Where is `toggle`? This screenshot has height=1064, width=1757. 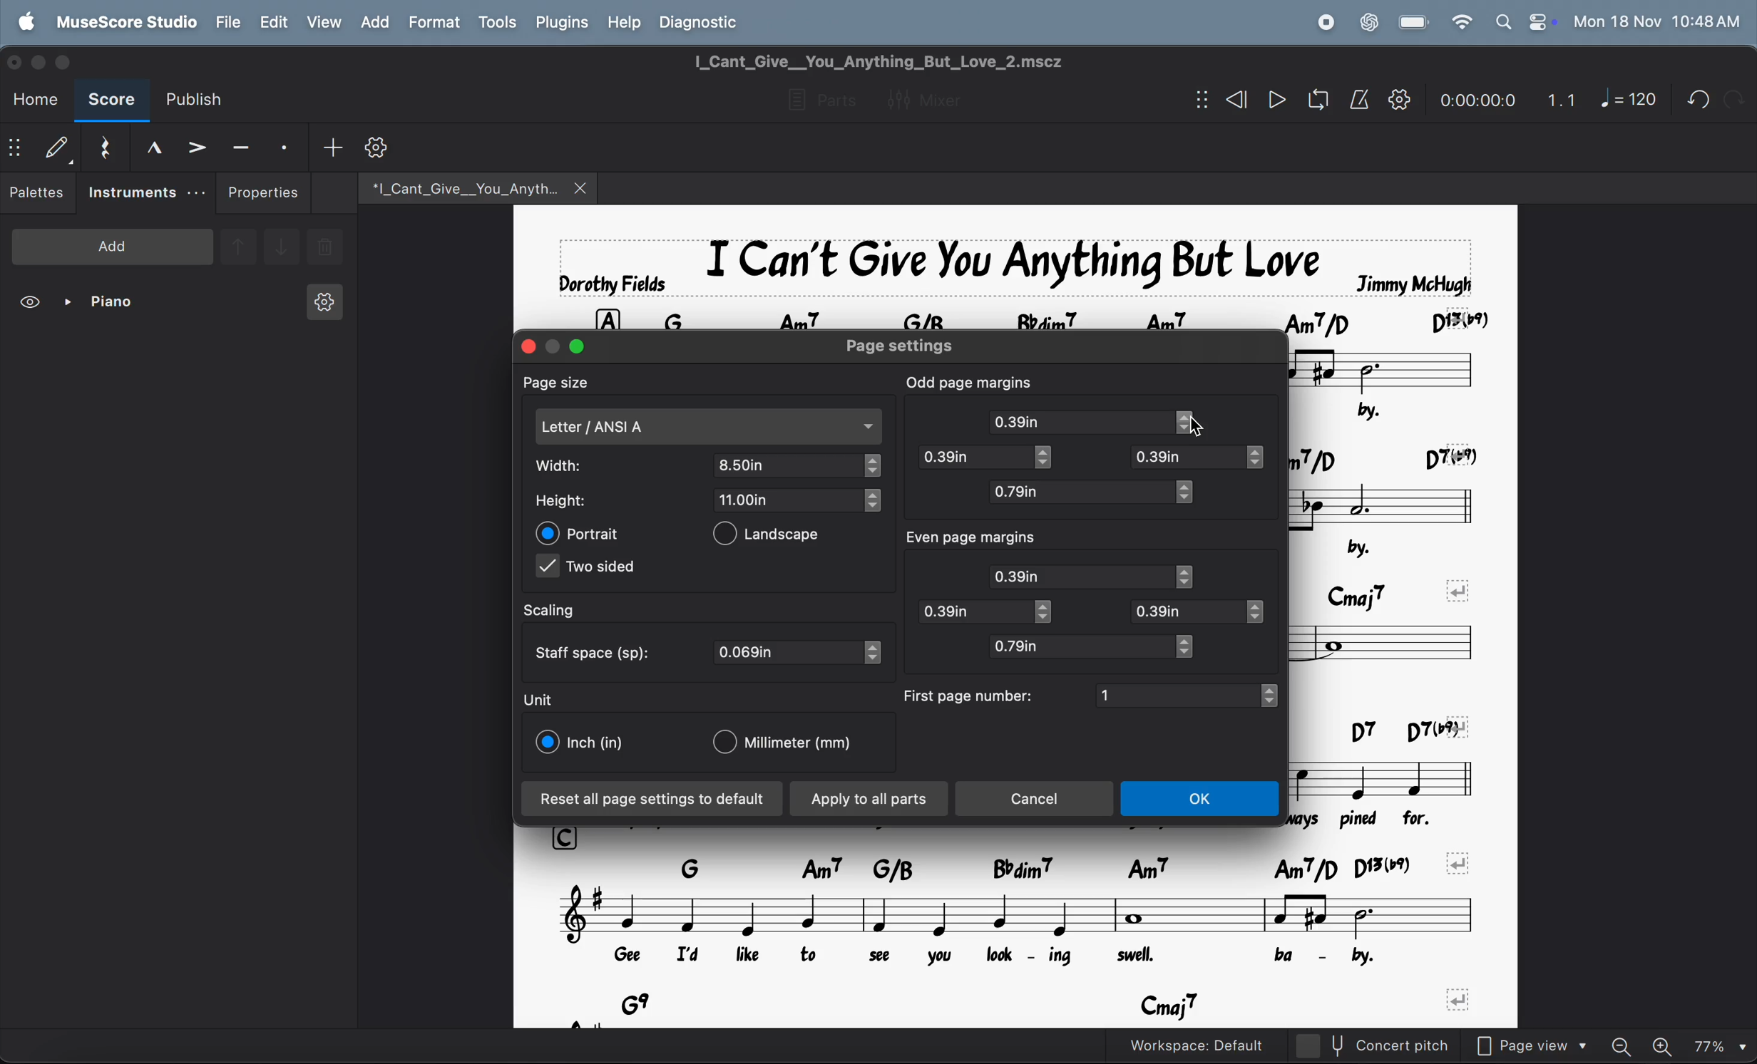
toggle is located at coordinates (1264, 458).